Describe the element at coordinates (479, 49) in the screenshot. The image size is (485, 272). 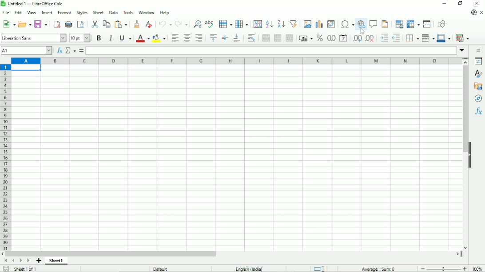
I see `Sidebar settings` at that location.